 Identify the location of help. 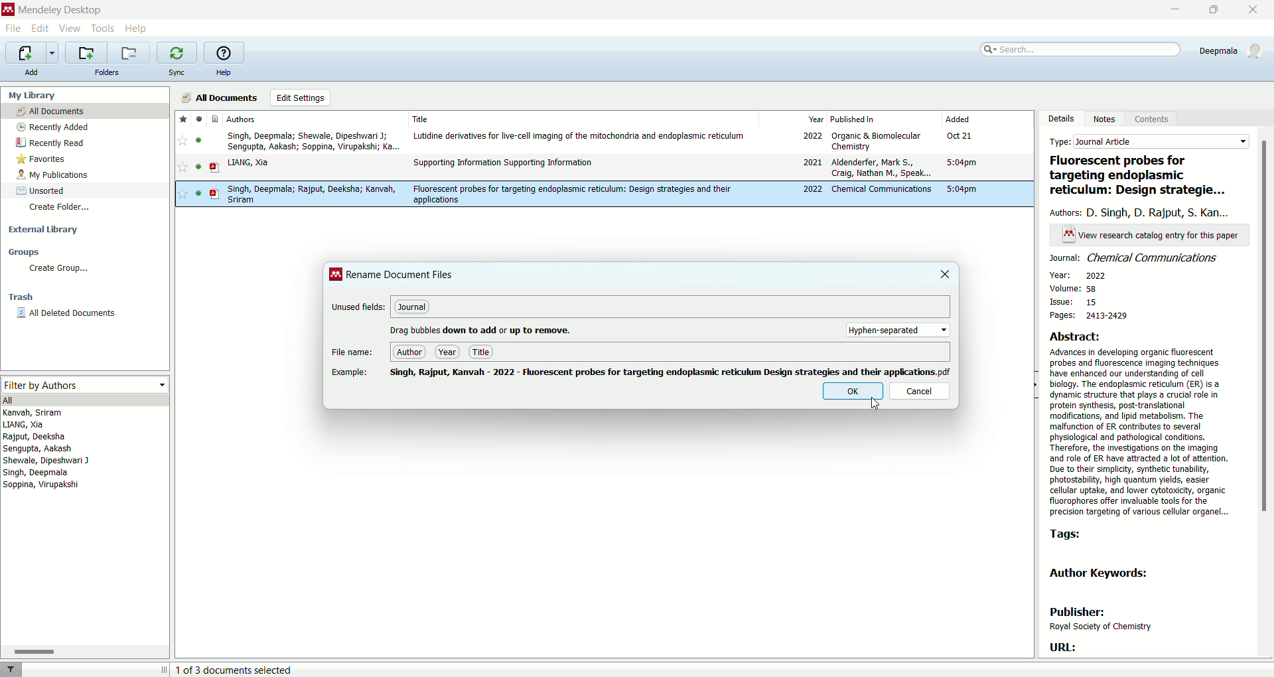
(224, 74).